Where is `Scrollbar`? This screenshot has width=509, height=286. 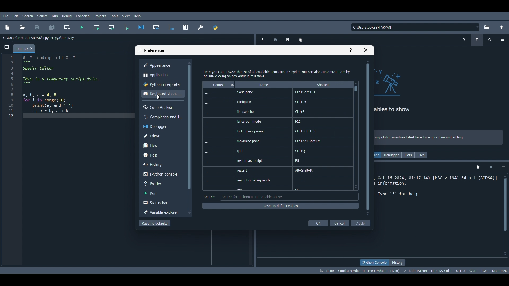 Scrollbar is located at coordinates (367, 137).